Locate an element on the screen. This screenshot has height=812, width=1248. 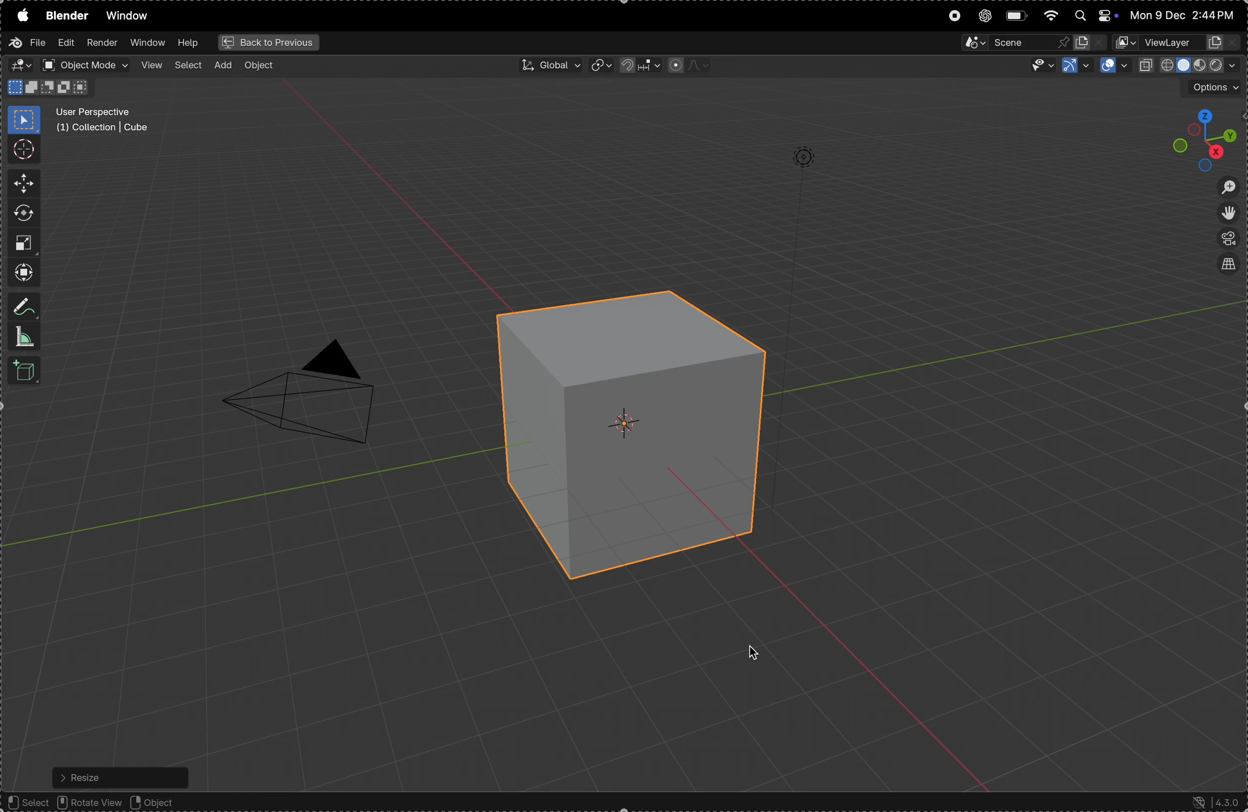
3d cube is located at coordinates (22, 371).